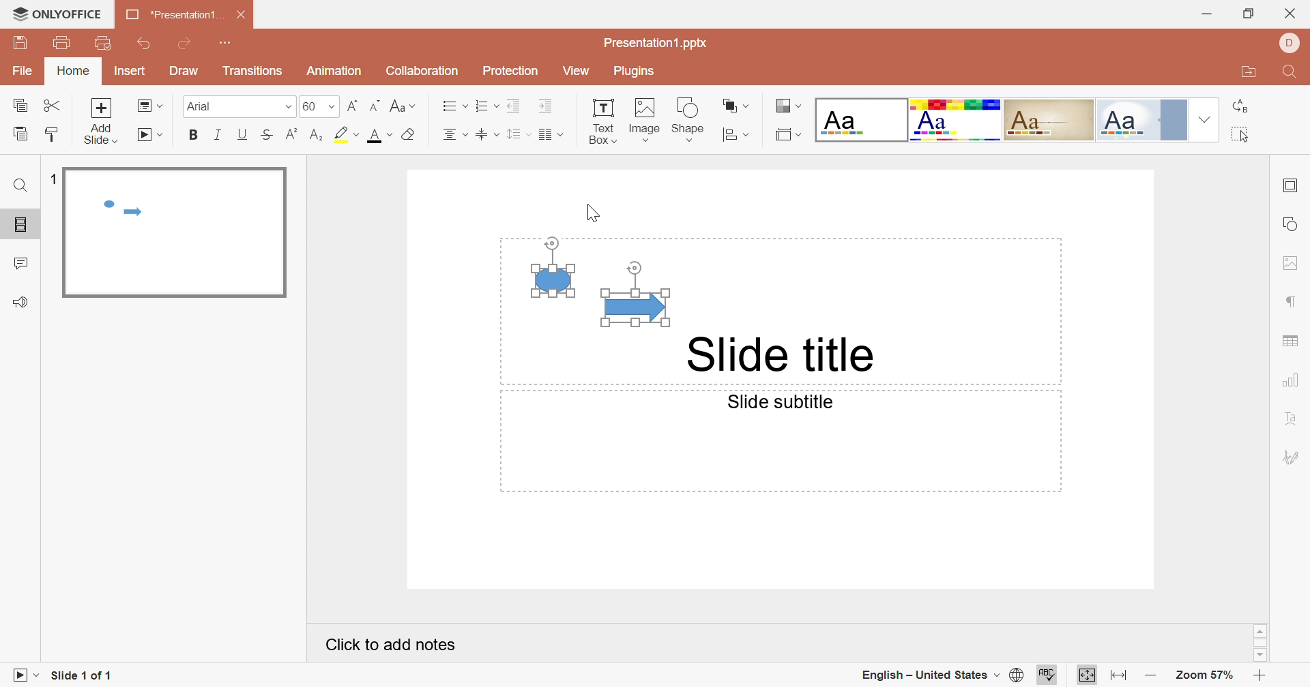  What do you see at coordinates (22, 70) in the screenshot?
I see `File` at bounding box center [22, 70].